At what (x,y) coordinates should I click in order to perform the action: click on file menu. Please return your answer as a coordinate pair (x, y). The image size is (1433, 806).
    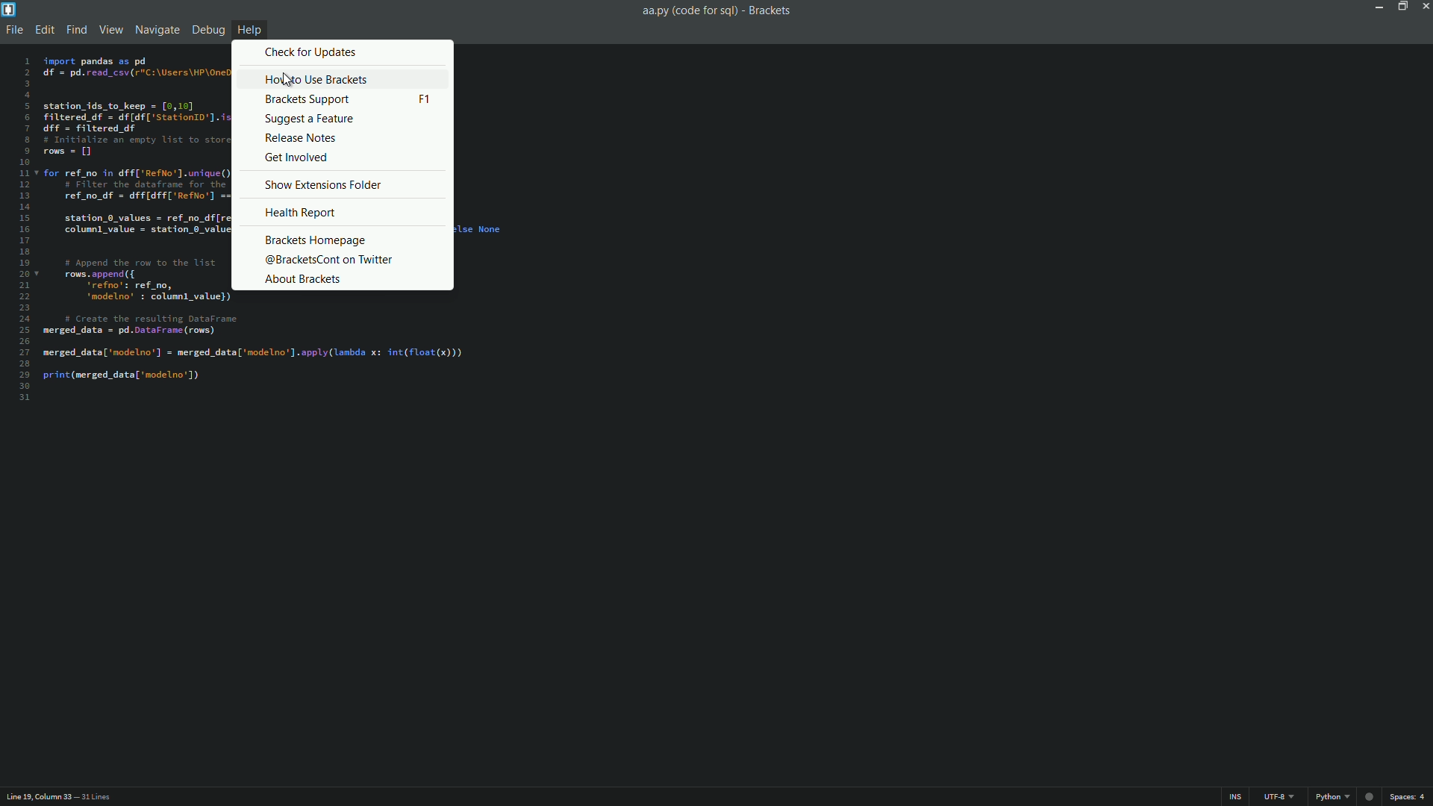
    Looking at the image, I should click on (13, 31).